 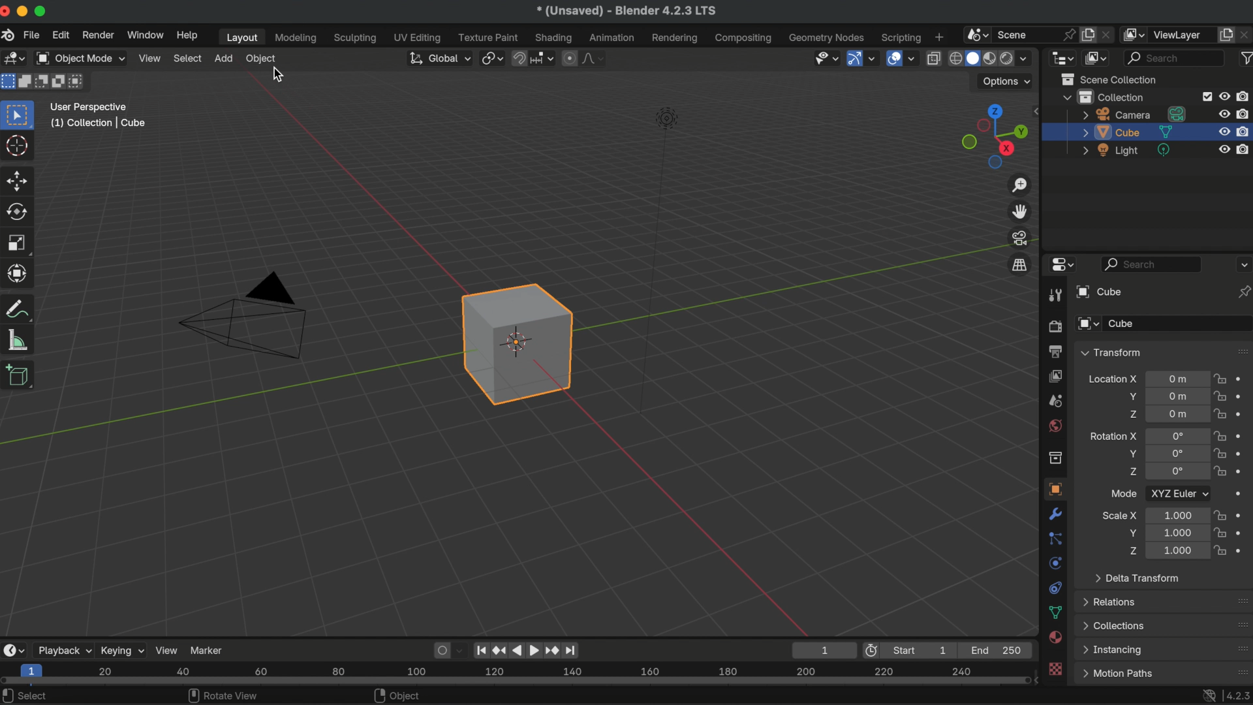 I want to click on proportional editing fall off, so click(x=594, y=58).